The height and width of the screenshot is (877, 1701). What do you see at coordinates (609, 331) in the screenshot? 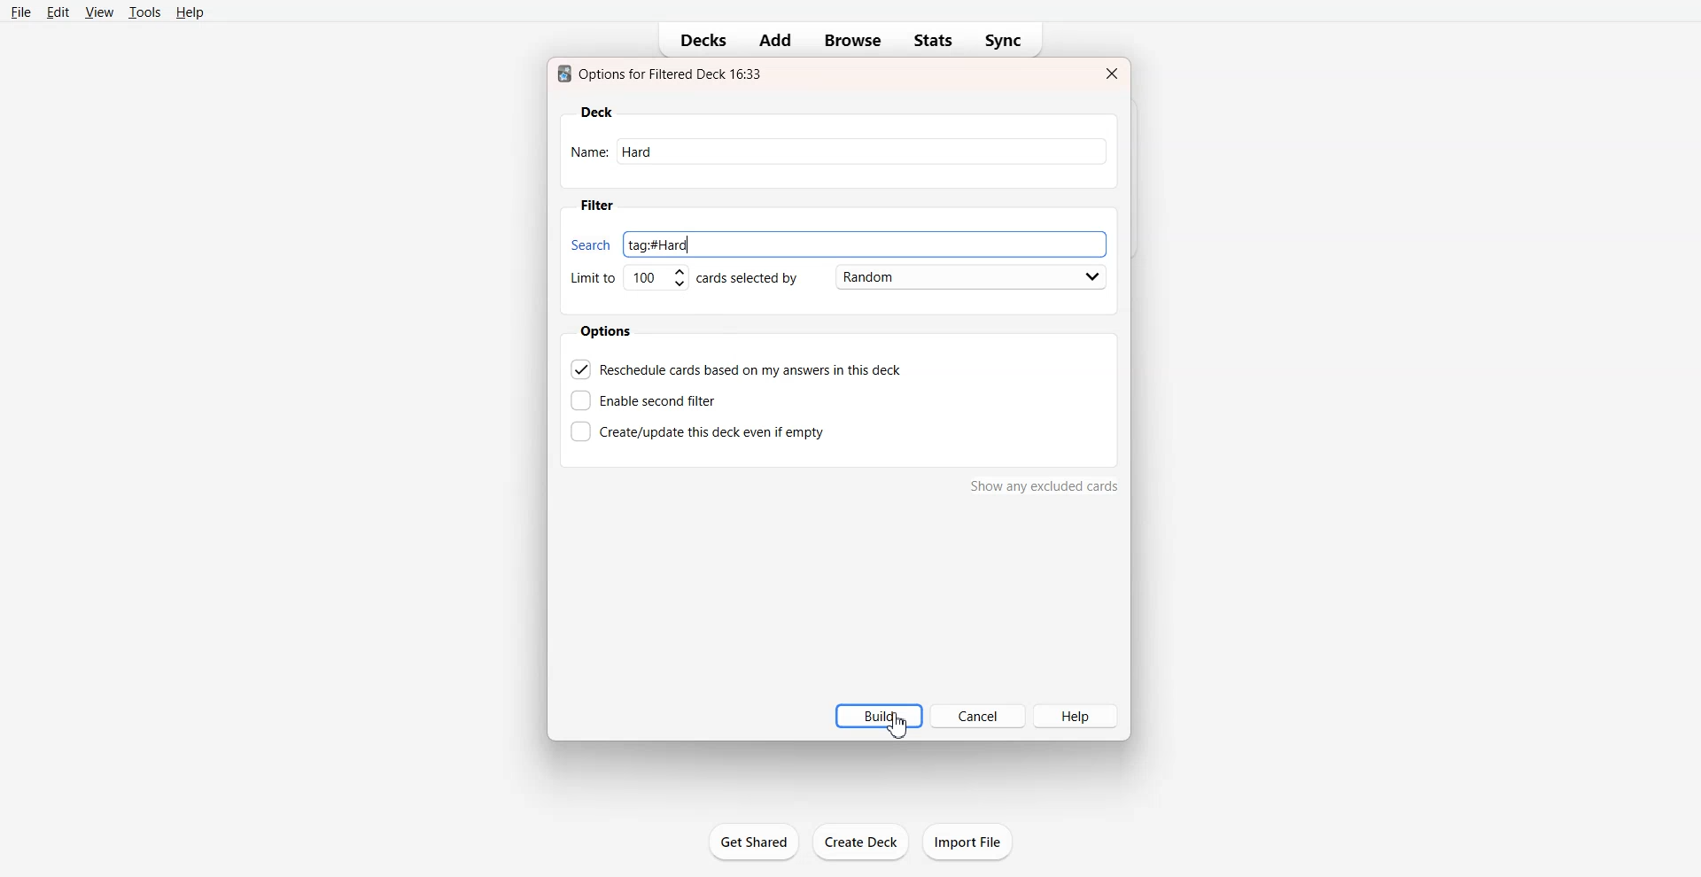
I see `Options` at bounding box center [609, 331].